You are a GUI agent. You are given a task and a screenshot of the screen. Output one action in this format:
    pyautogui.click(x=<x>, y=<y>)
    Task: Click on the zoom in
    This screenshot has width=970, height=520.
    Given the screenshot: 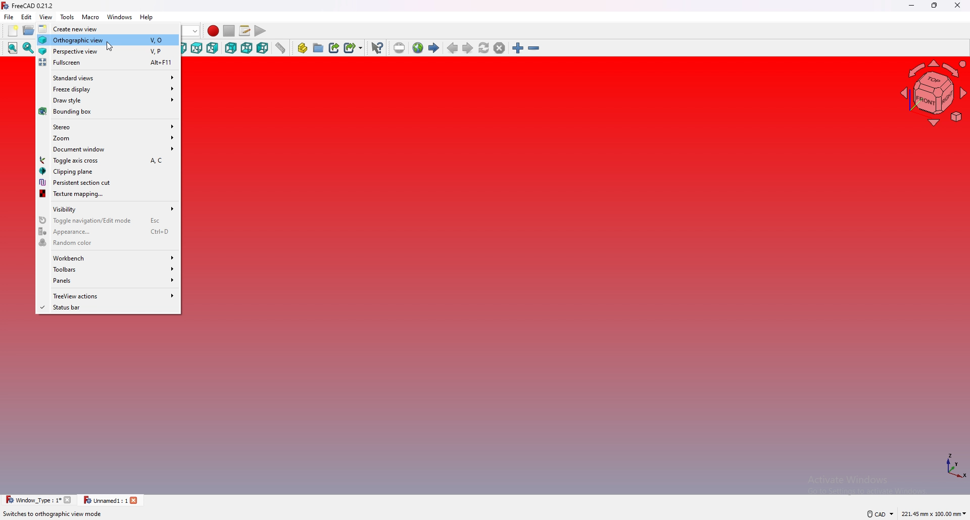 What is the action you would take?
    pyautogui.click(x=518, y=48)
    